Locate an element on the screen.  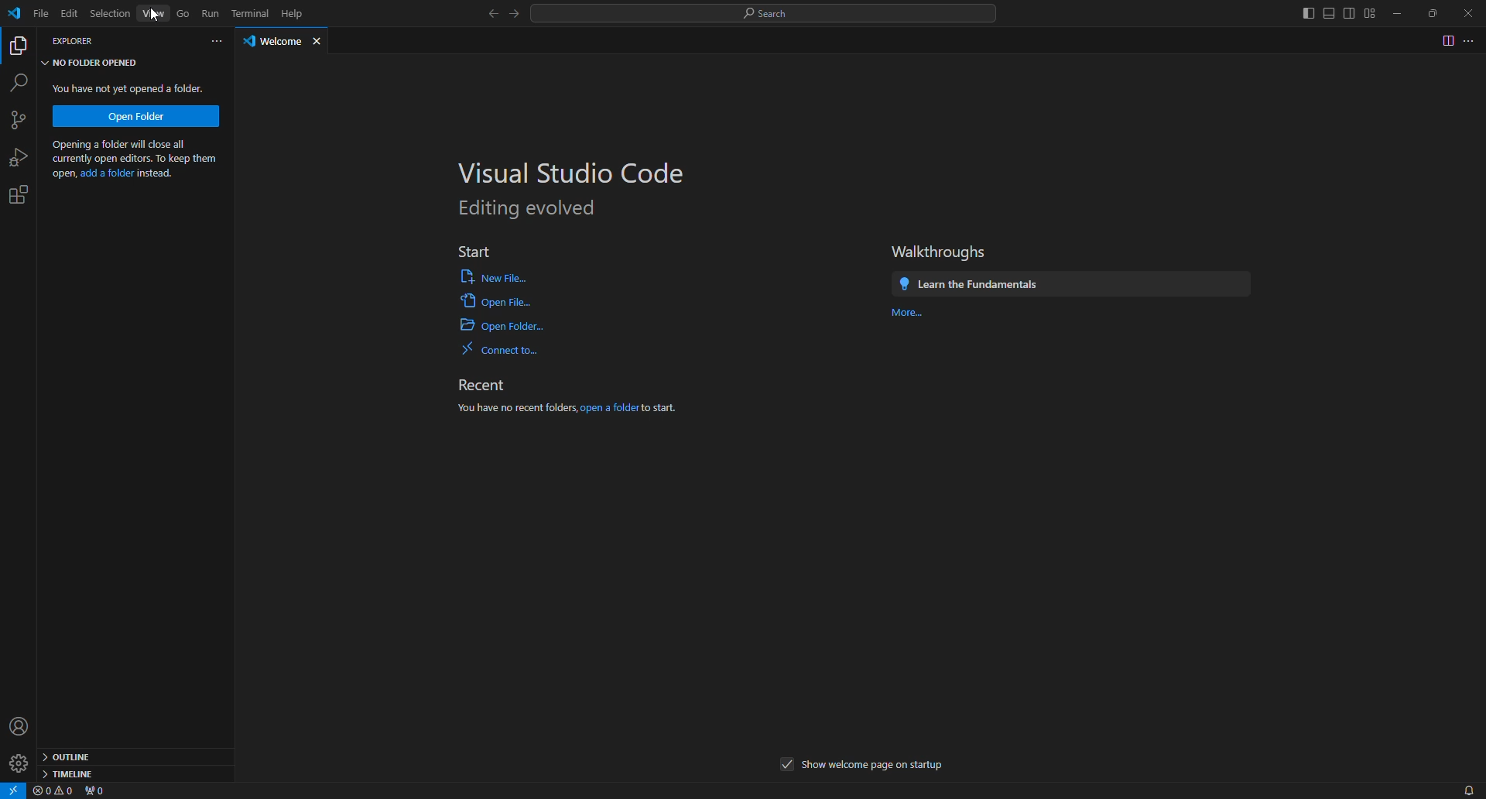
settings is located at coordinates (26, 192).